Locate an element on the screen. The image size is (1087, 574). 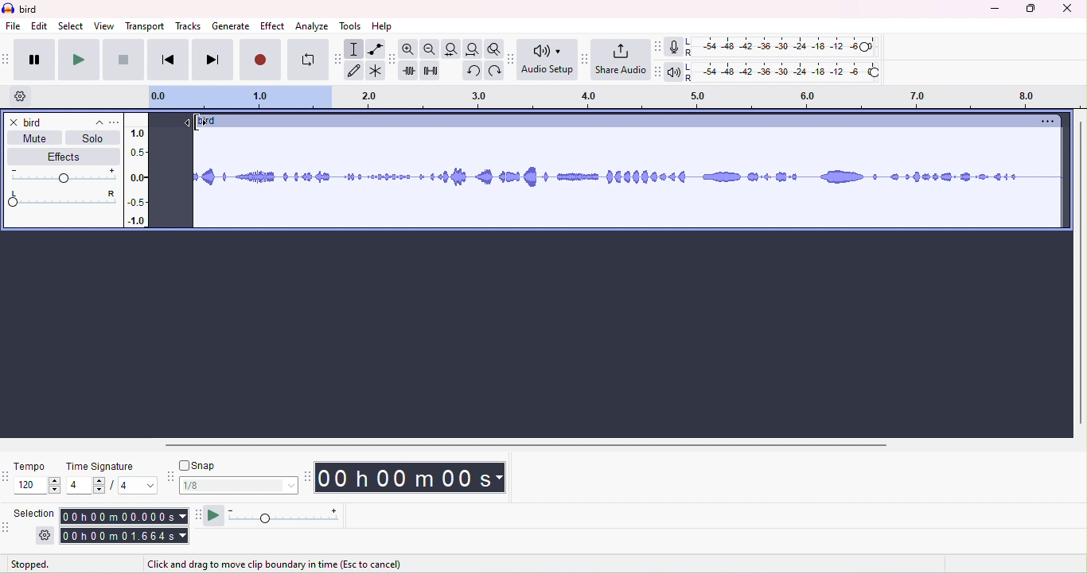
select snap is located at coordinates (240, 485).